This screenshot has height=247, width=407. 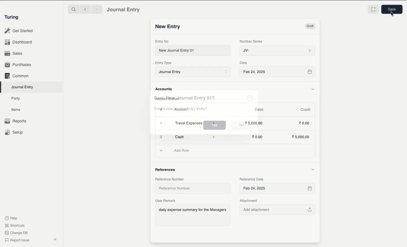 I want to click on Journal Entry, so click(x=124, y=10).